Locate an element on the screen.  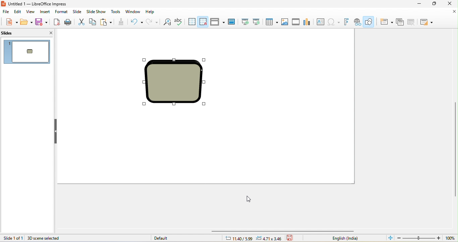
3d scene selected is located at coordinates (49, 238).